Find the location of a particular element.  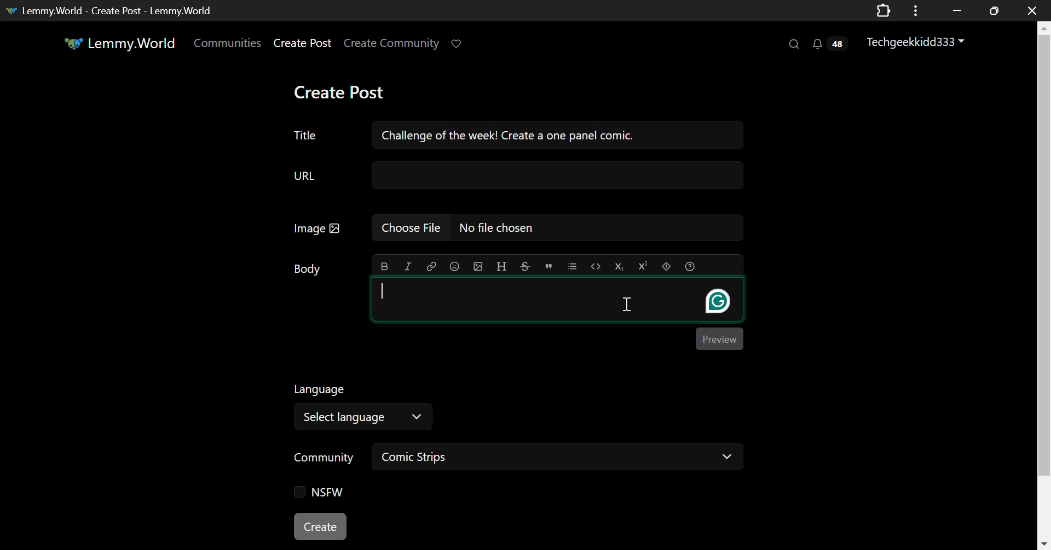

Notifications is located at coordinates (828, 45).